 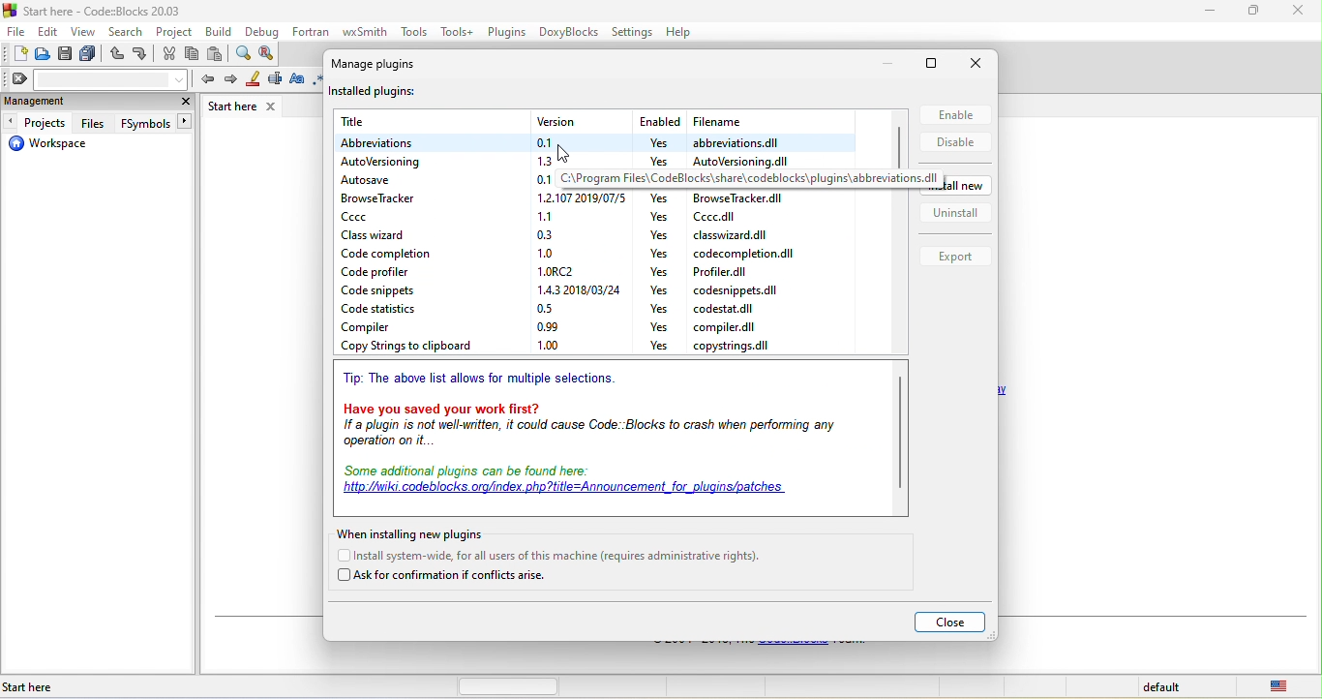 What do you see at coordinates (579, 199) in the screenshot?
I see `date` at bounding box center [579, 199].